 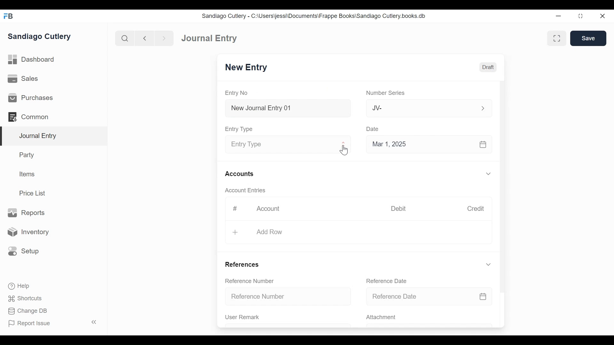 I want to click on expand/collapse, so click(x=489, y=264).